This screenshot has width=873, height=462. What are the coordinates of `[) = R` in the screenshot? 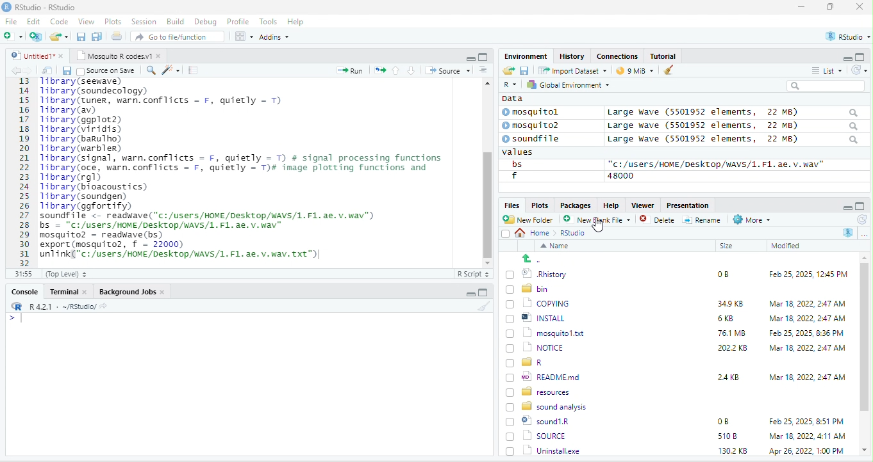 It's located at (532, 363).